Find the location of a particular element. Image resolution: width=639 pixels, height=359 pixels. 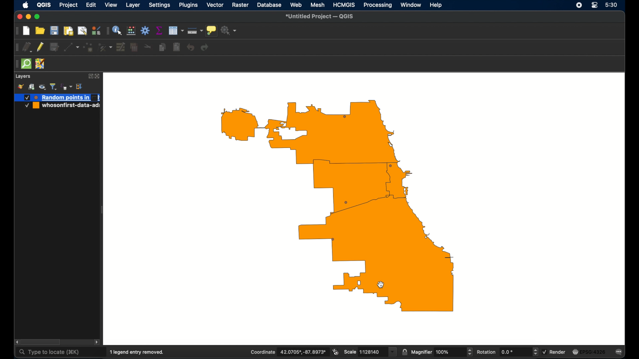

no action selected is located at coordinates (229, 30).